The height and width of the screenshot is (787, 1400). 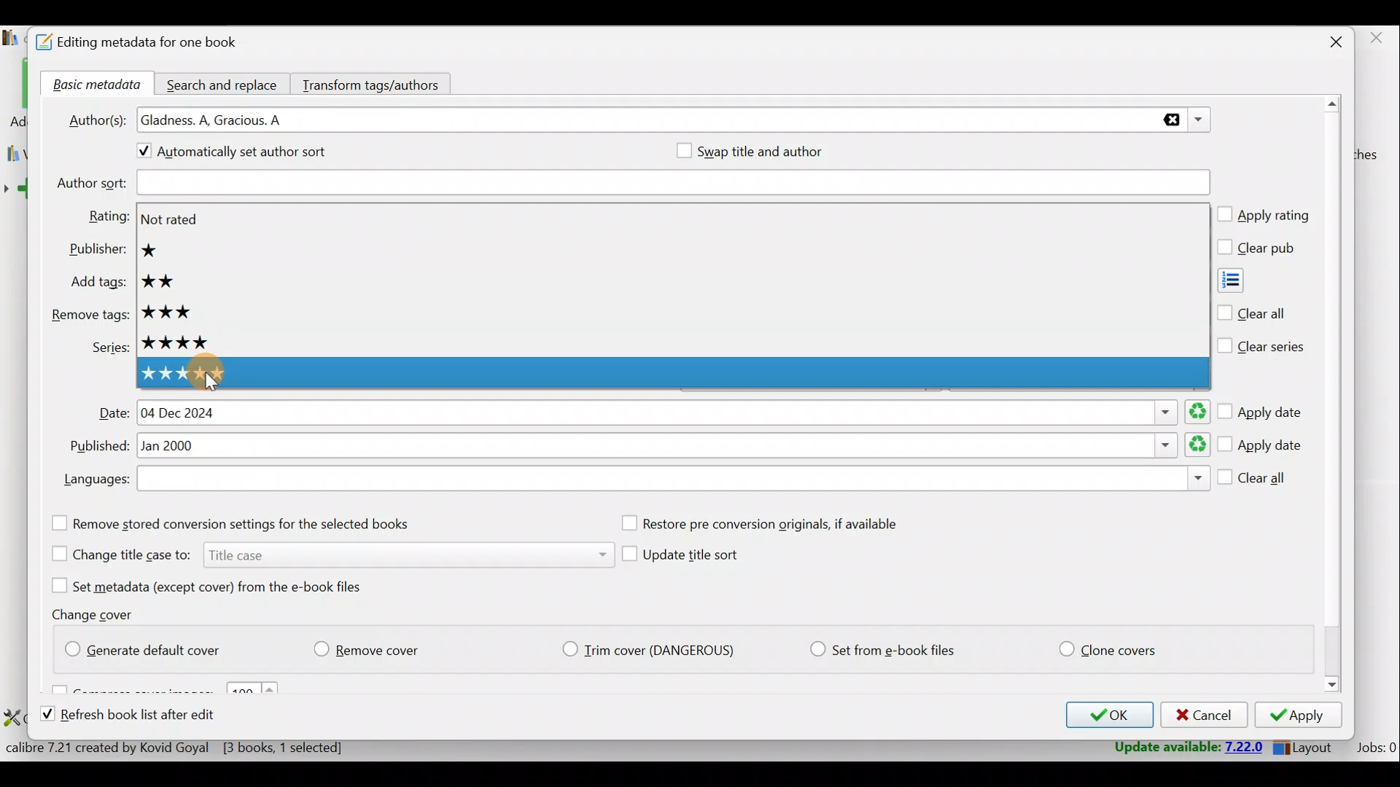 I want to click on Clone covers, so click(x=1105, y=646).